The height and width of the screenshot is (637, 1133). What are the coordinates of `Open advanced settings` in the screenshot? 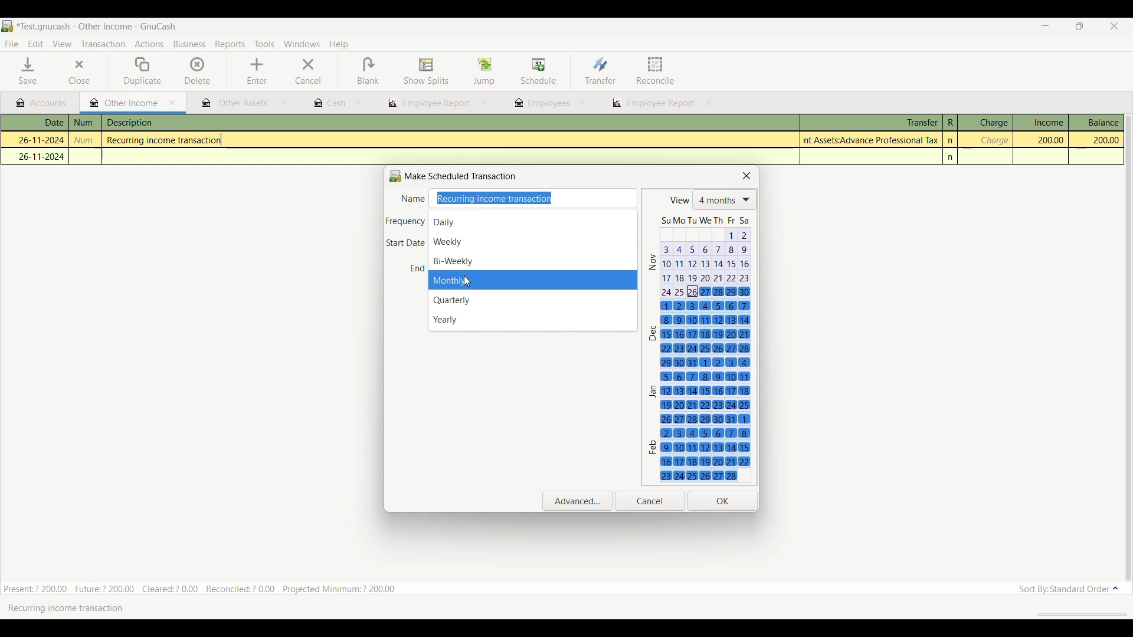 It's located at (578, 501).